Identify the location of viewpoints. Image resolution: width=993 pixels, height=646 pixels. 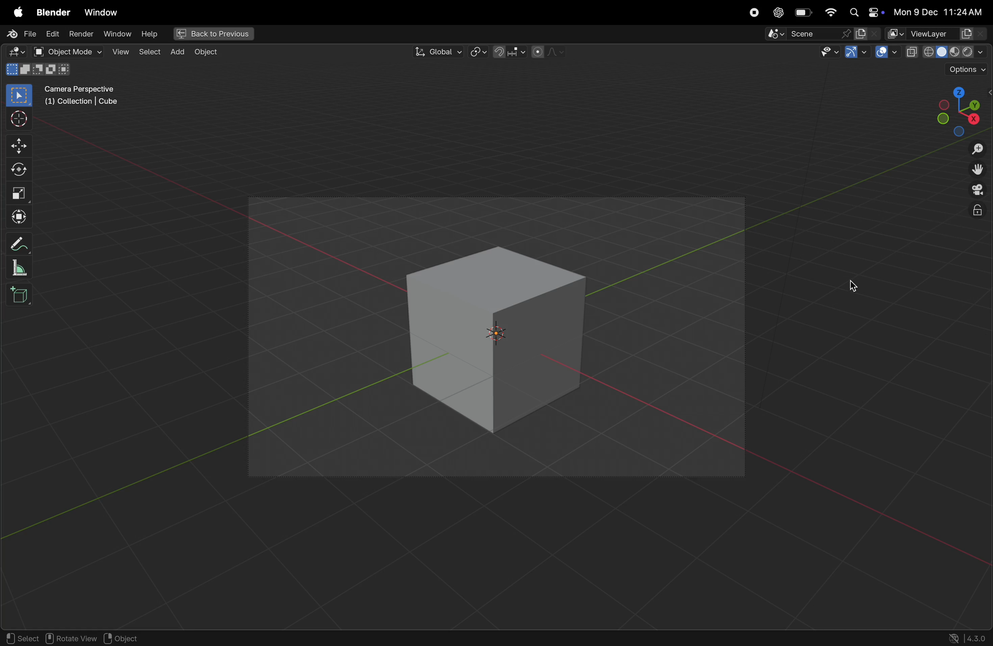
(960, 109).